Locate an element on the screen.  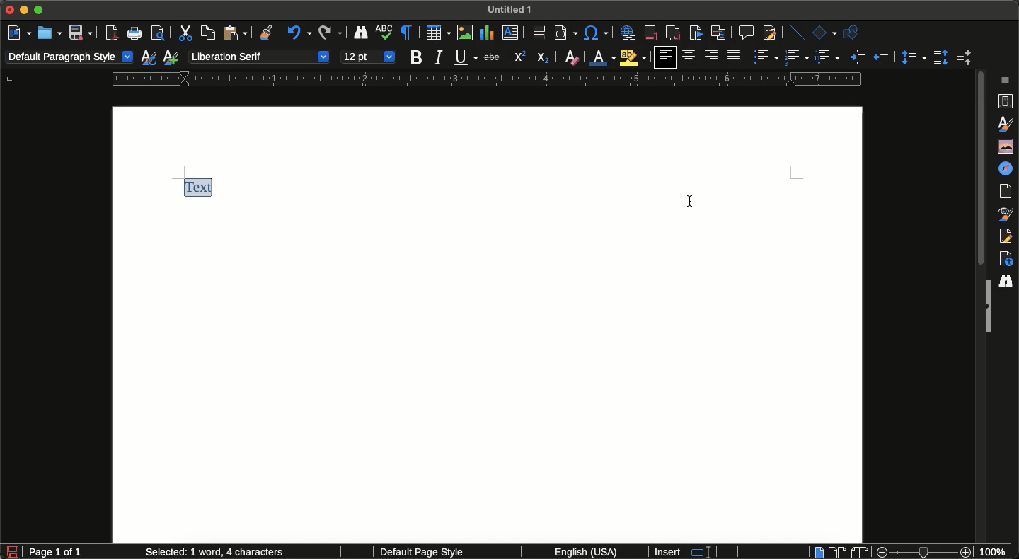
Italics is located at coordinates (439, 58).